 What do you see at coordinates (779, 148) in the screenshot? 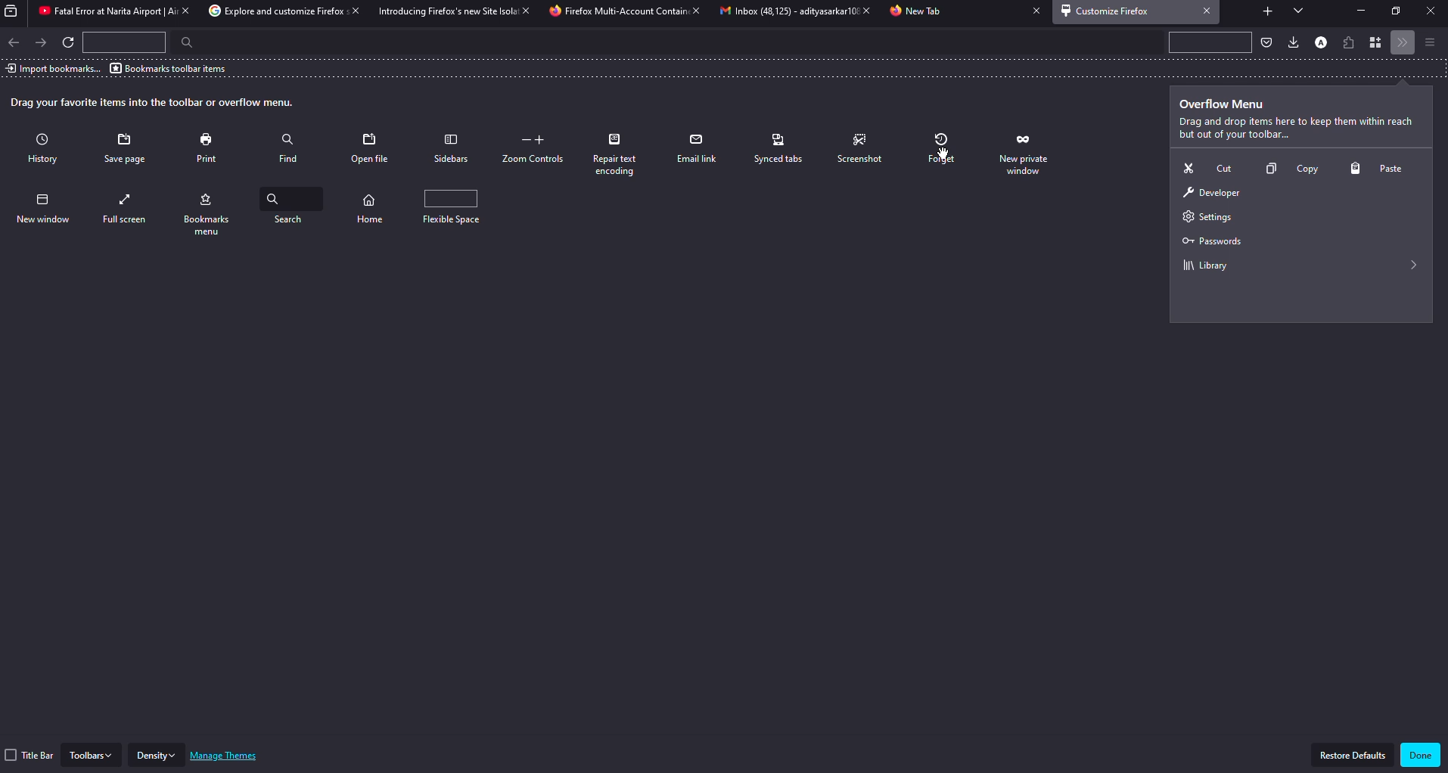
I see `synced tabs` at bounding box center [779, 148].